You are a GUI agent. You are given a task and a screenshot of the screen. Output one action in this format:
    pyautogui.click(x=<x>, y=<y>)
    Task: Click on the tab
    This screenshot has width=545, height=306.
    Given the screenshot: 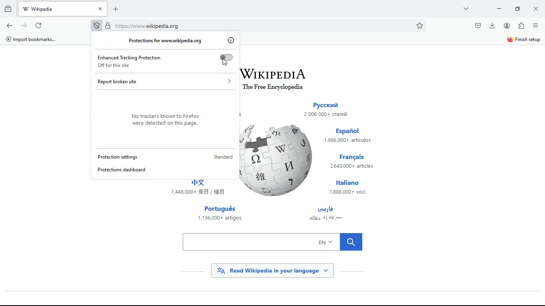 What is the action you would take?
    pyautogui.click(x=63, y=9)
    